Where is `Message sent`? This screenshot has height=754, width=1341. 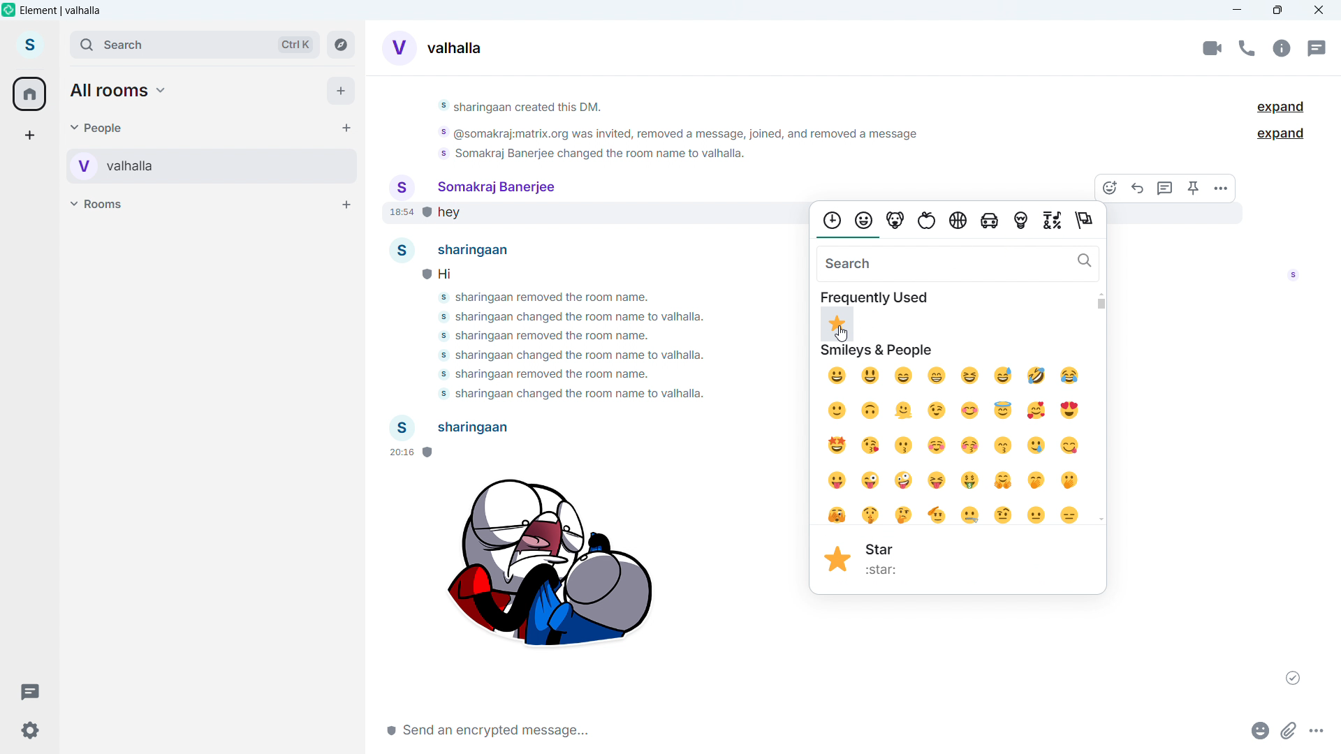 Message sent is located at coordinates (1294, 678).